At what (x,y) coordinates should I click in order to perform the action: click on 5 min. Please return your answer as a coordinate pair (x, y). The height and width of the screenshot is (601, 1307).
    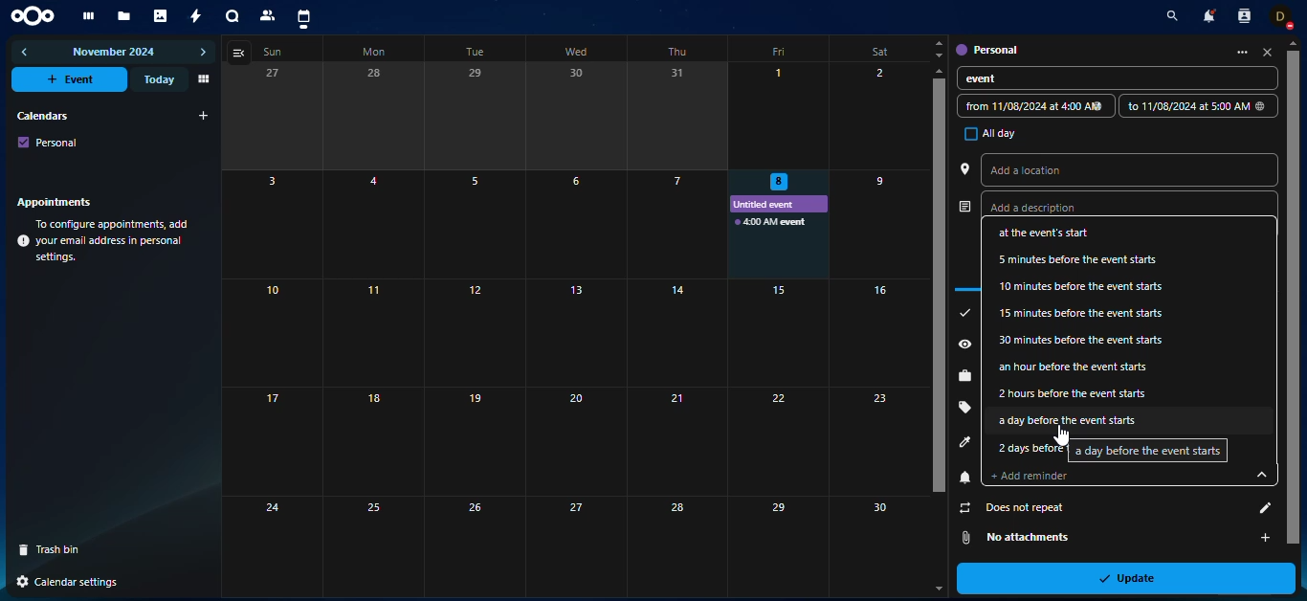
    Looking at the image, I should click on (1077, 259).